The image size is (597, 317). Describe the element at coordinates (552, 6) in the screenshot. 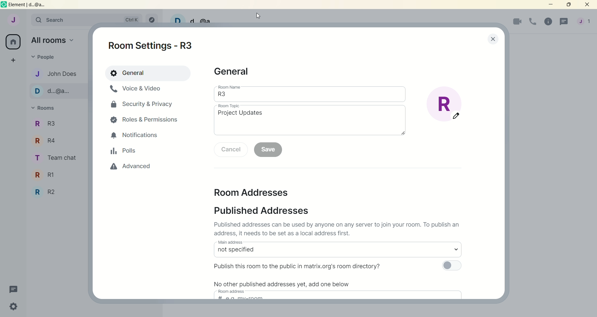

I see `minimize` at that location.